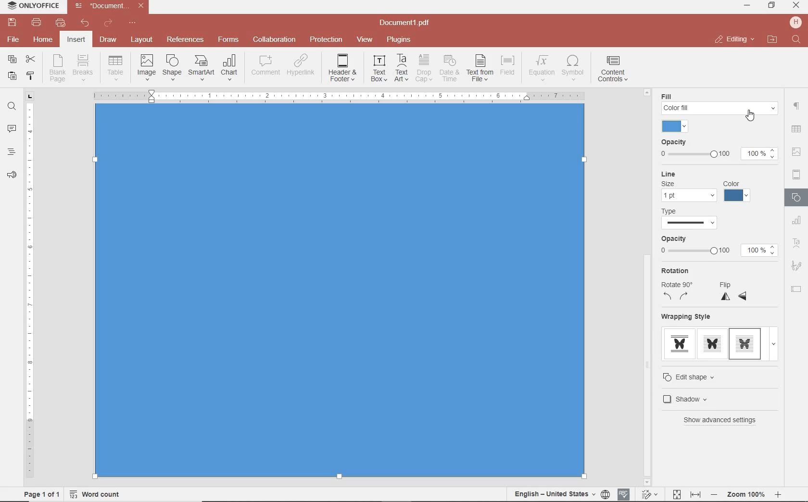 The image size is (808, 502). I want to click on , so click(644, 364).